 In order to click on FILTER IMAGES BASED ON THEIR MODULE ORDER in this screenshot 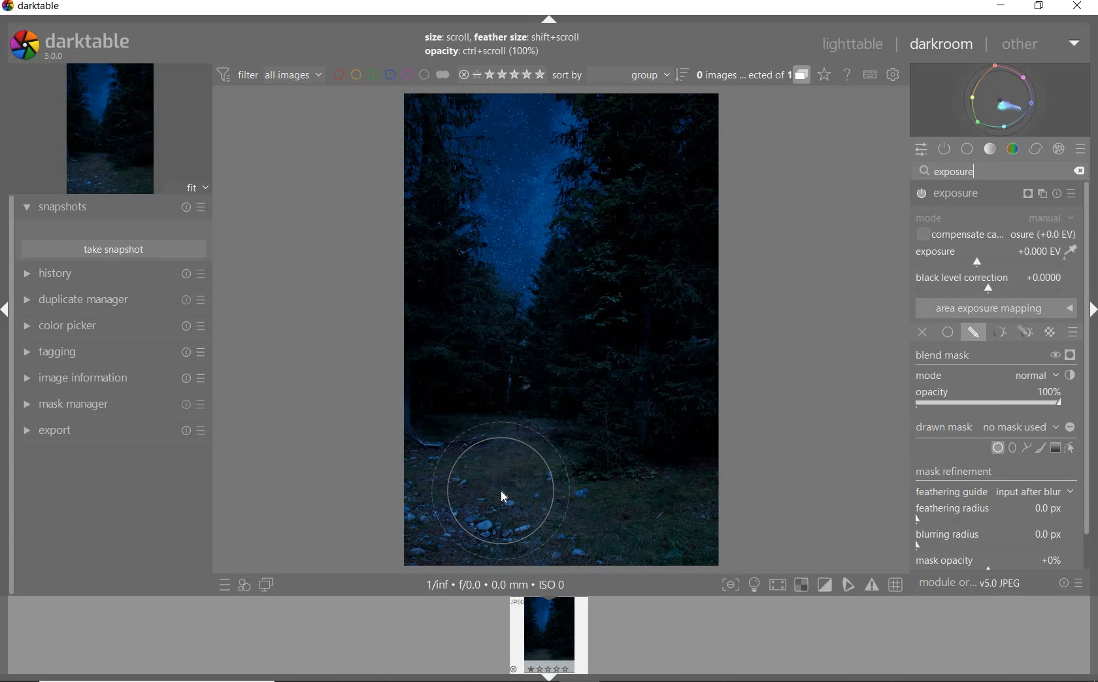, I will do `click(271, 76)`.